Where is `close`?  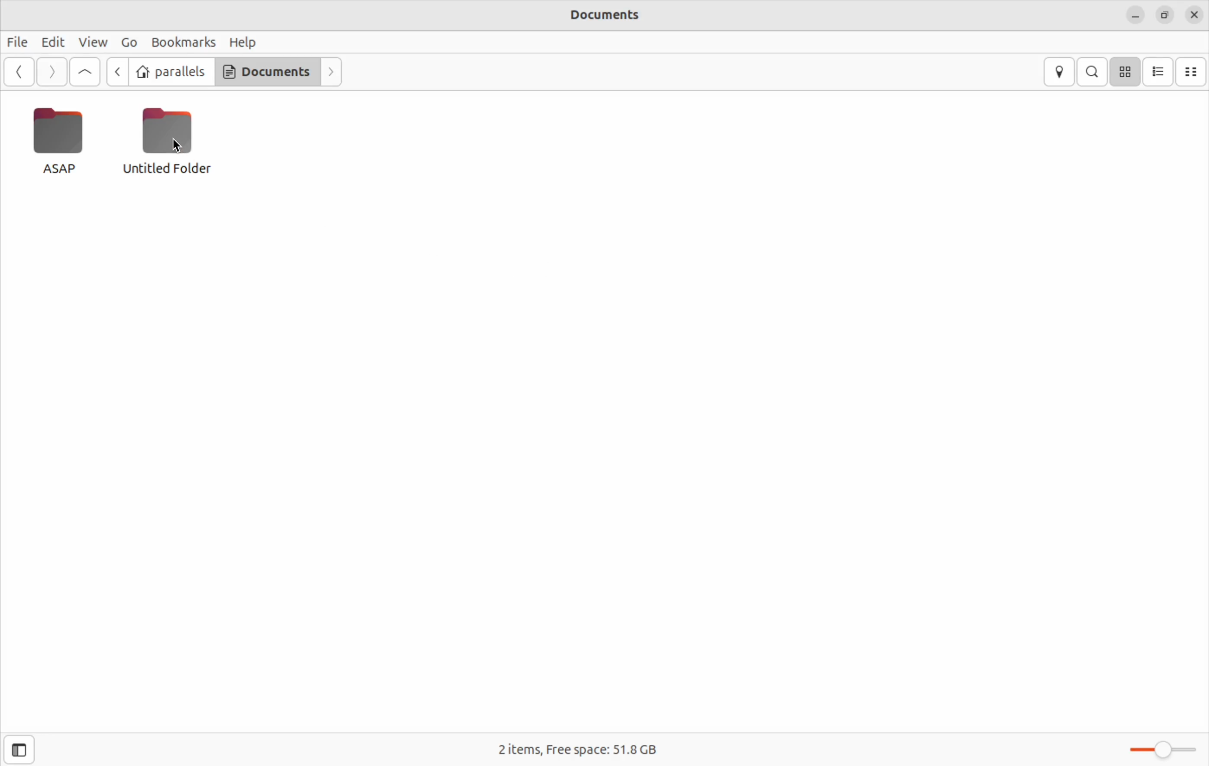 close is located at coordinates (1194, 16).